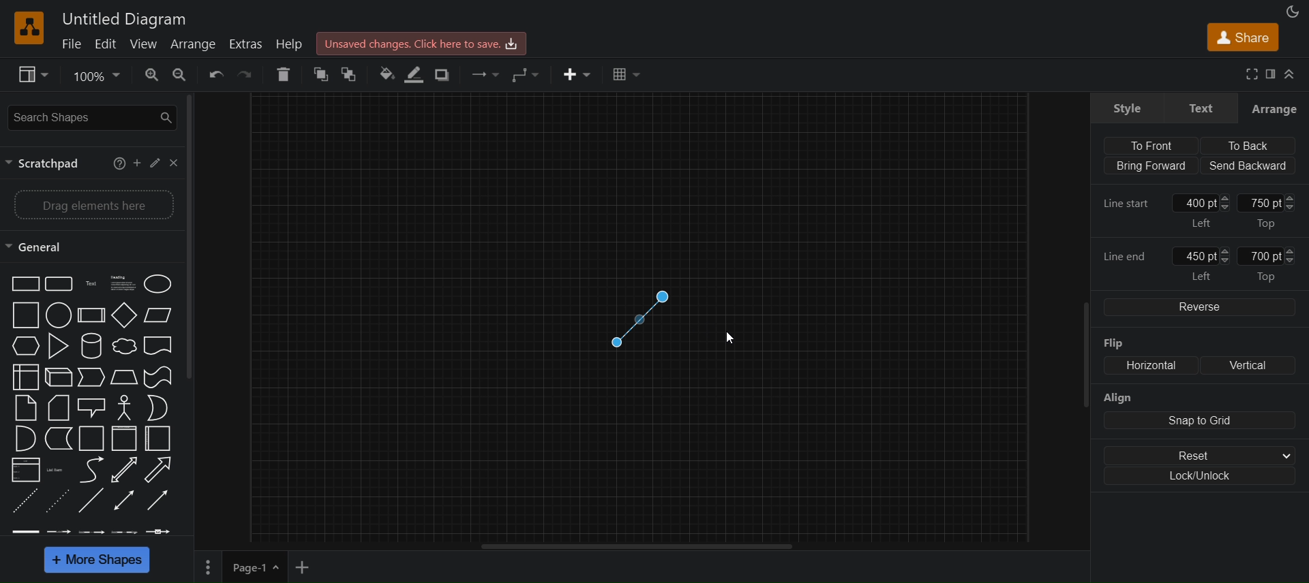 This screenshot has width=1309, height=583. What do you see at coordinates (120, 283) in the screenshot?
I see `Text box` at bounding box center [120, 283].